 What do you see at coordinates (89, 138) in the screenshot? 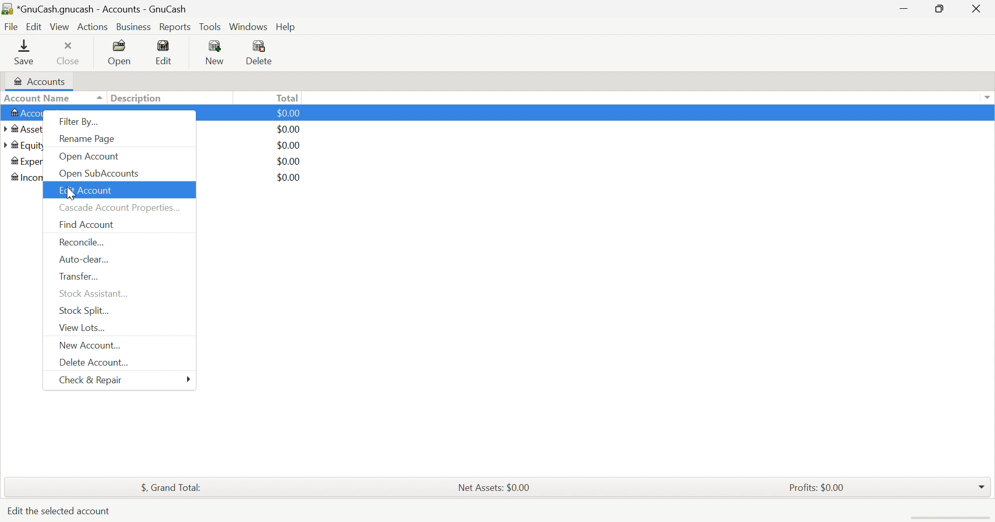
I see `Rename page` at bounding box center [89, 138].